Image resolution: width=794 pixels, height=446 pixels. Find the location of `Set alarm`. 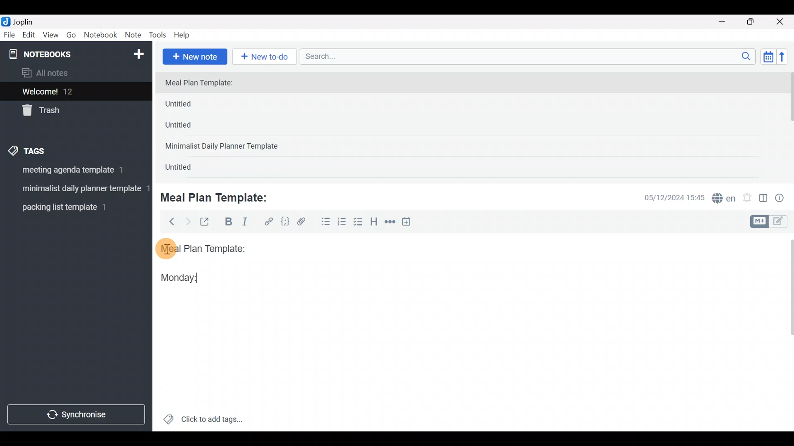

Set alarm is located at coordinates (748, 199).